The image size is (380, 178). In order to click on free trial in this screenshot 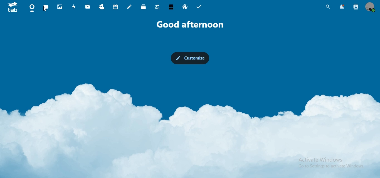, I will do `click(171, 7)`.